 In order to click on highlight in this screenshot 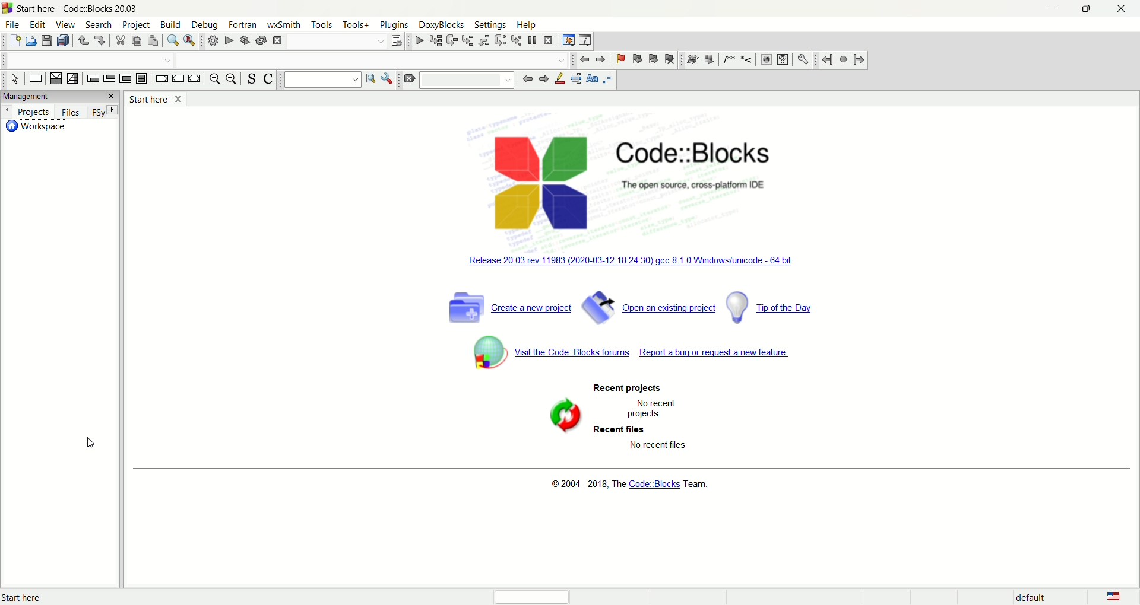, I will do `click(562, 79)`.